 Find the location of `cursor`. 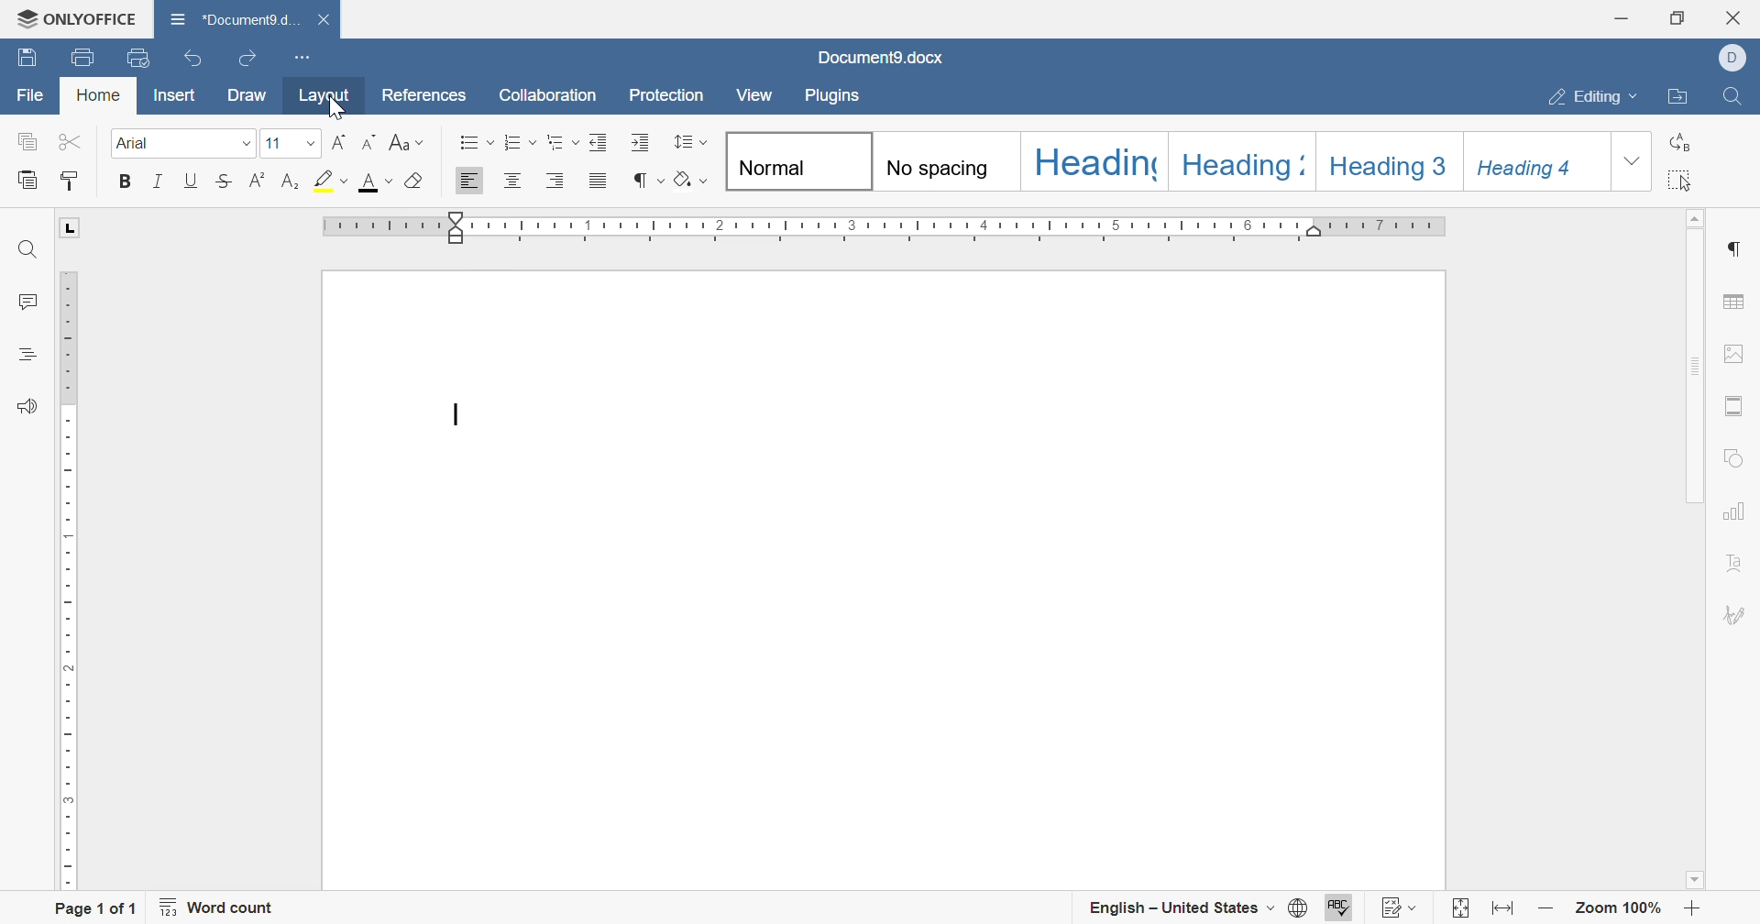

cursor is located at coordinates (334, 113).